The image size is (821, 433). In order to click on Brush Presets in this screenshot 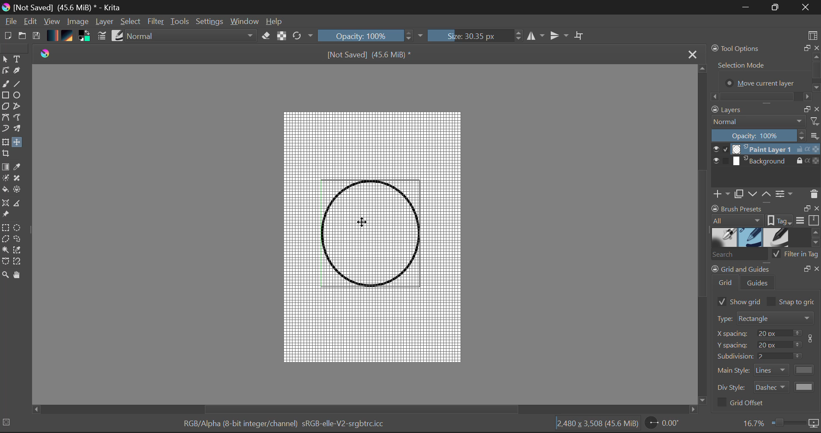, I will do `click(118, 36)`.